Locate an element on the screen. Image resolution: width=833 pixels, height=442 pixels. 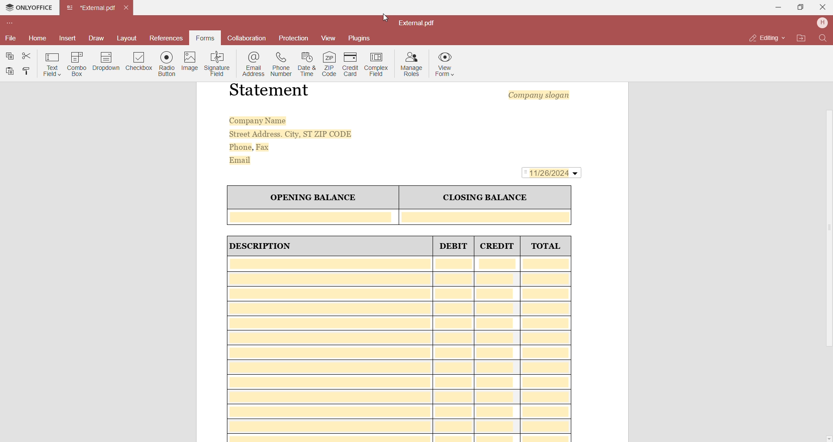
Editing is located at coordinates (764, 39).